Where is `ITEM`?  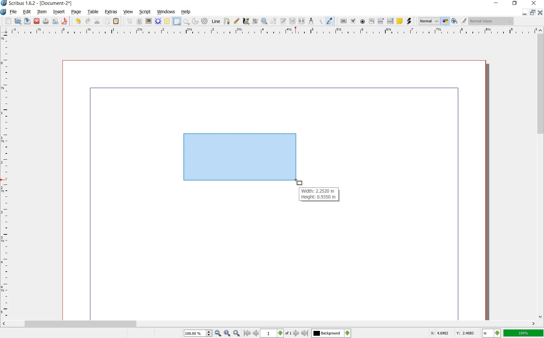 ITEM is located at coordinates (41, 12).